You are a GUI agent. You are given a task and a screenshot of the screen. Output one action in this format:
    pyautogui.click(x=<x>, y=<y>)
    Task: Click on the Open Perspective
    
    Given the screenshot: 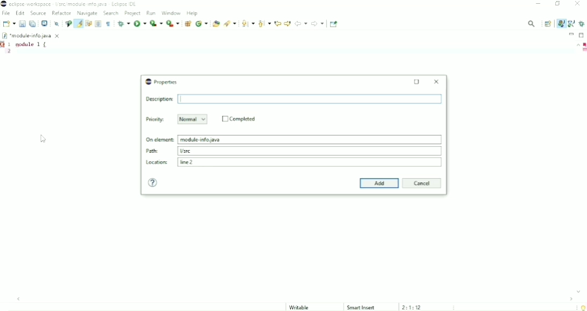 What is the action you would take?
    pyautogui.click(x=548, y=24)
    